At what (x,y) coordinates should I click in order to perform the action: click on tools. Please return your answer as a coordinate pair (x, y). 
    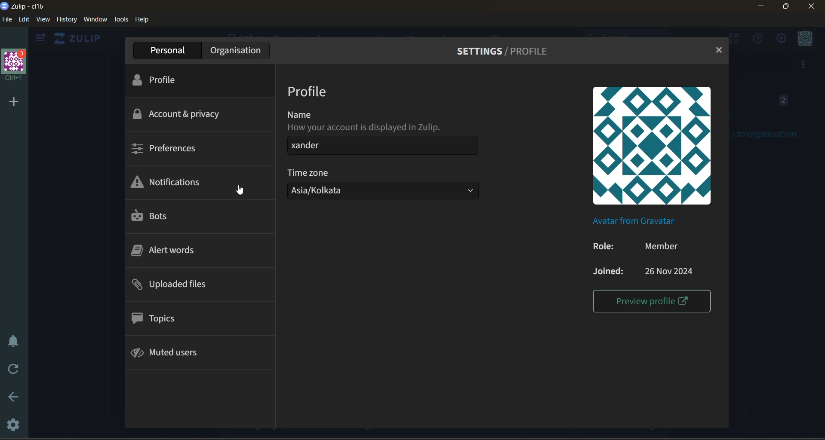
    Looking at the image, I should click on (121, 19).